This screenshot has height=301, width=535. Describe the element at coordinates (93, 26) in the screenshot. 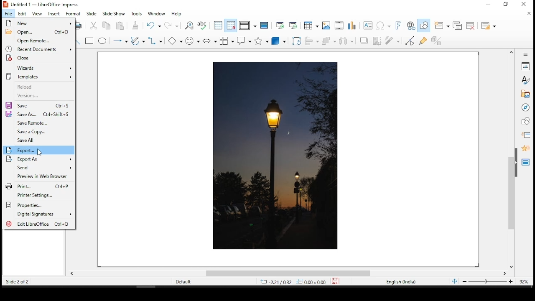

I see `cut` at that location.